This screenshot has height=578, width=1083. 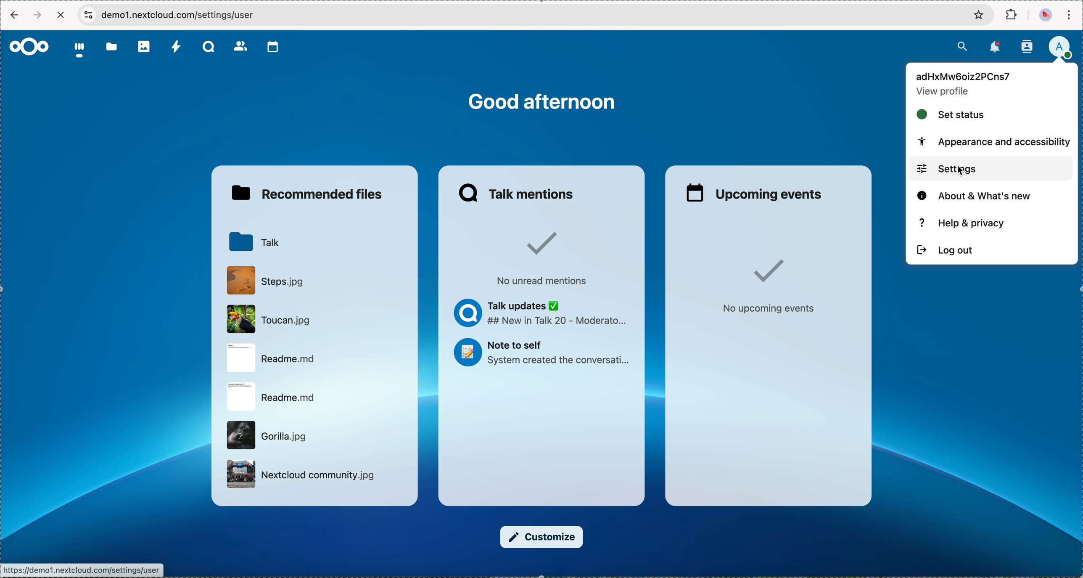 What do you see at coordinates (1026, 47) in the screenshot?
I see `contacts` at bounding box center [1026, 47].